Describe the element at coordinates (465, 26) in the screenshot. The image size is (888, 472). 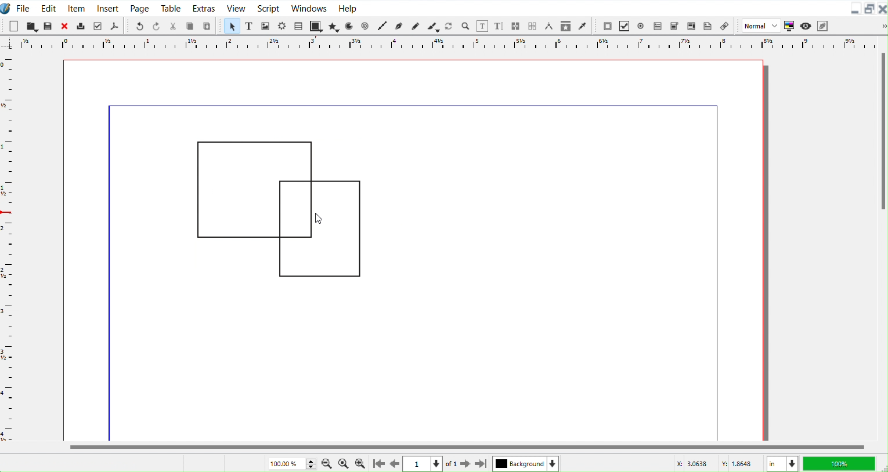
I see `Zoom in or Out` at that location.